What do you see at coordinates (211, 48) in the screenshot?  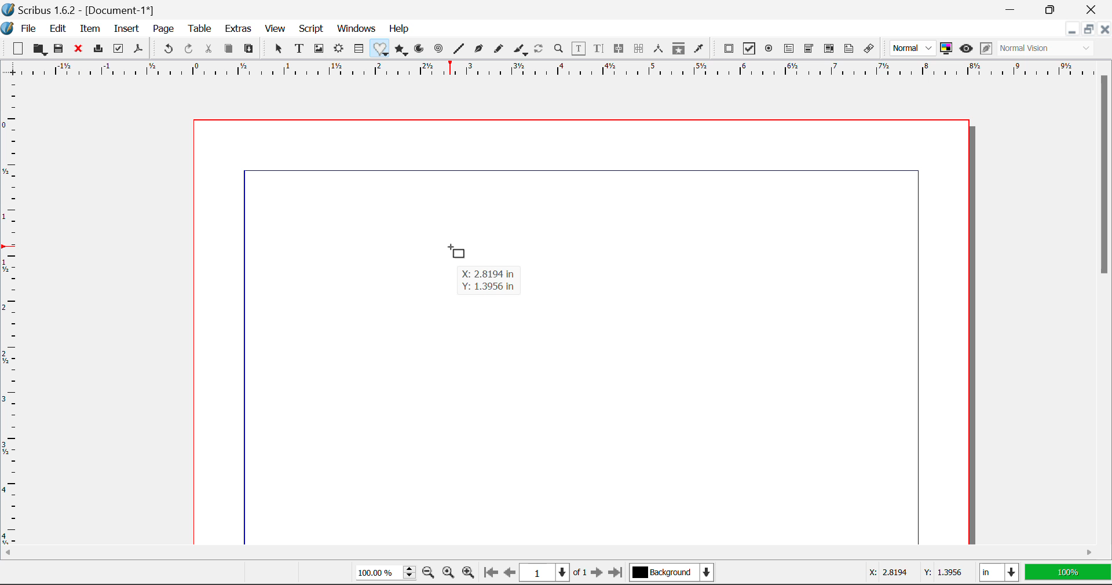 I see `Cut` at bounding box center [211, 48].